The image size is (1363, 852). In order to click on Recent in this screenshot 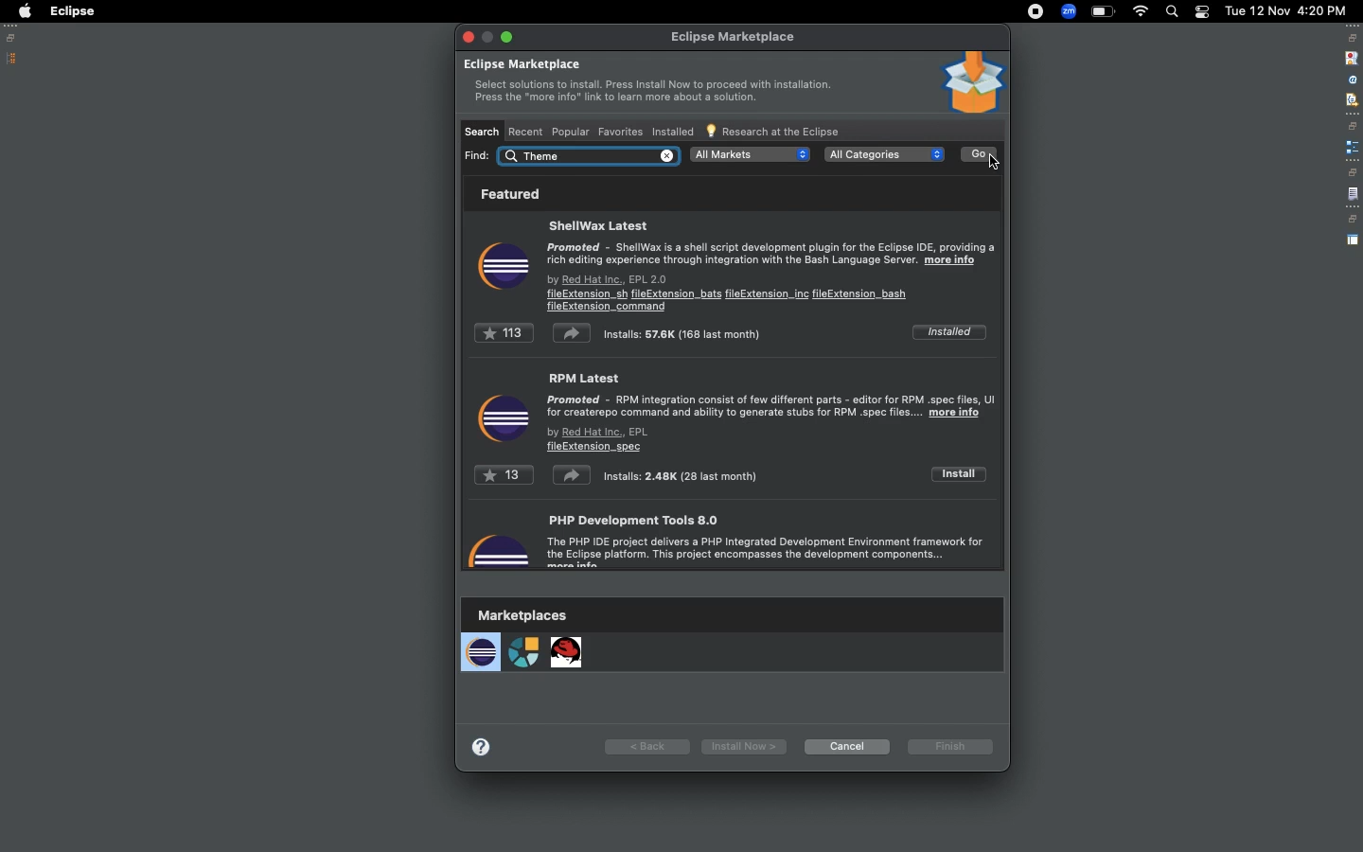, I will do `click(527, 132)`.